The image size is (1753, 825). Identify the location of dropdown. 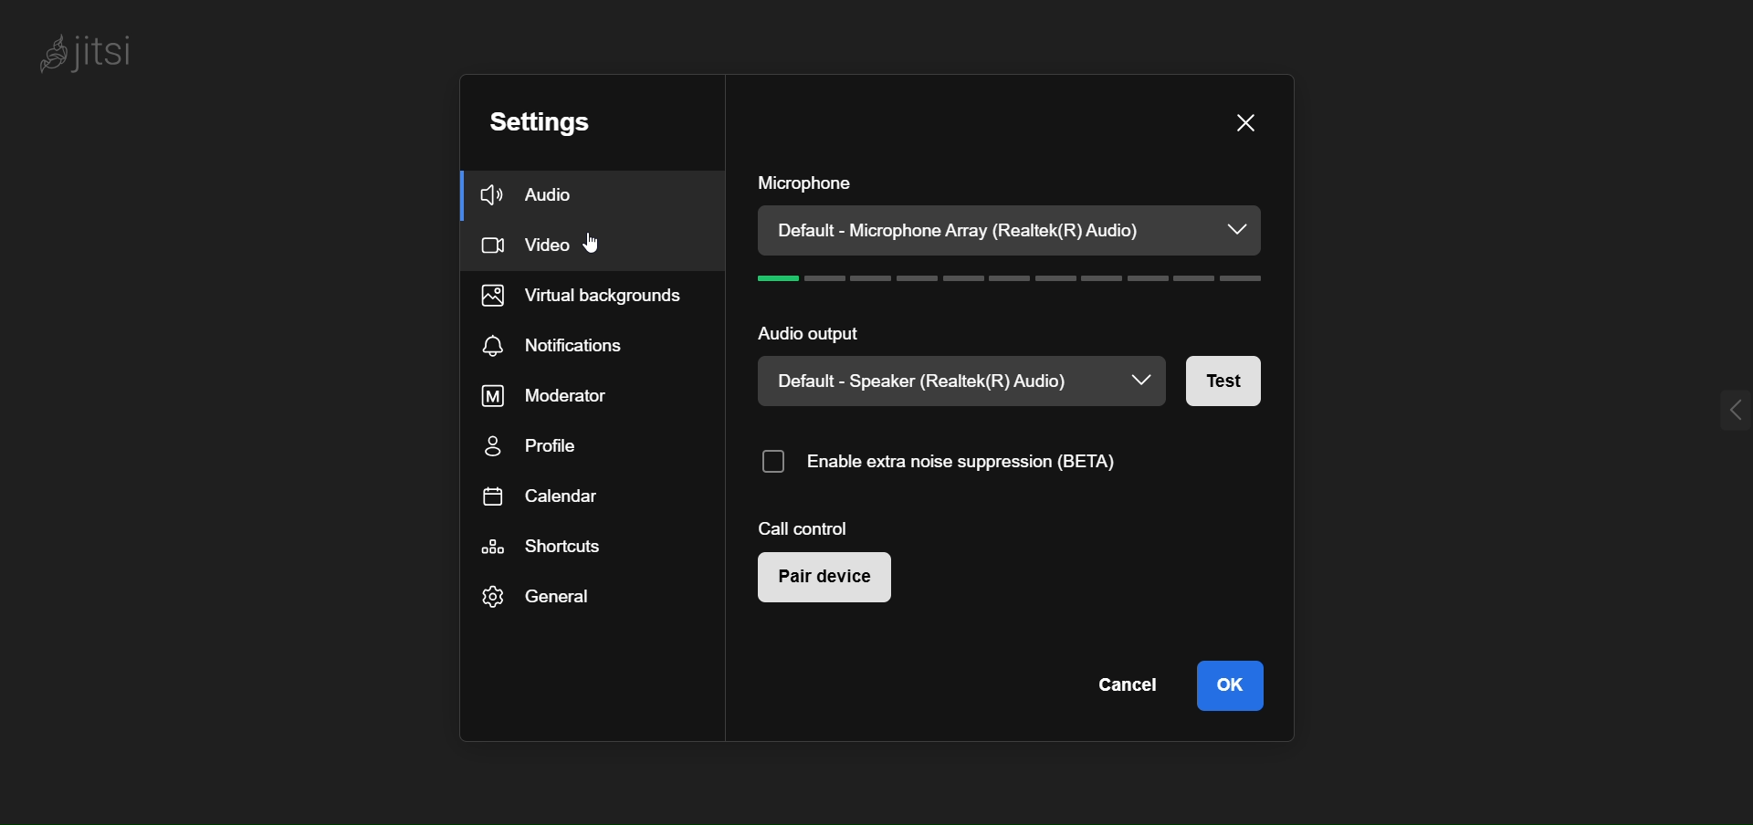
(1141, 380).